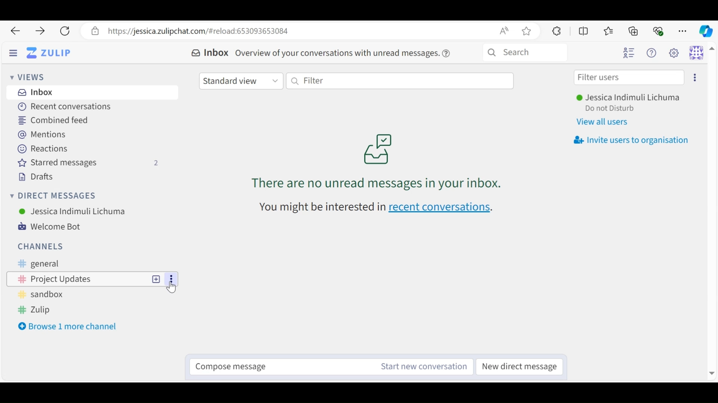  I want to click on Welcome Bot, so click(54, 227).